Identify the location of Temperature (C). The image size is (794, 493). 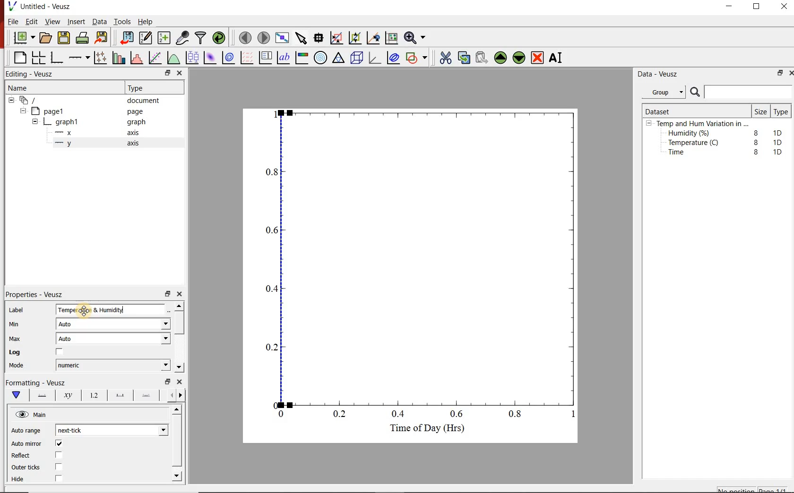
(695, 144).